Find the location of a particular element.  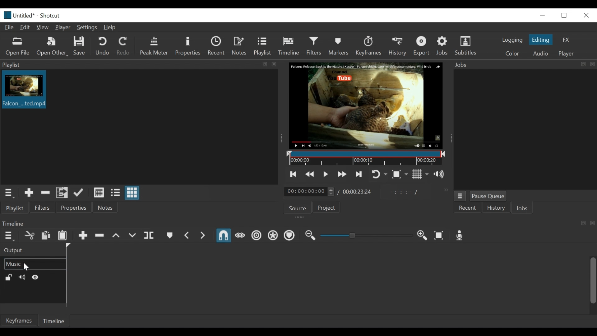

Adjust Zoom Slider is located at coordinates (366, 235).